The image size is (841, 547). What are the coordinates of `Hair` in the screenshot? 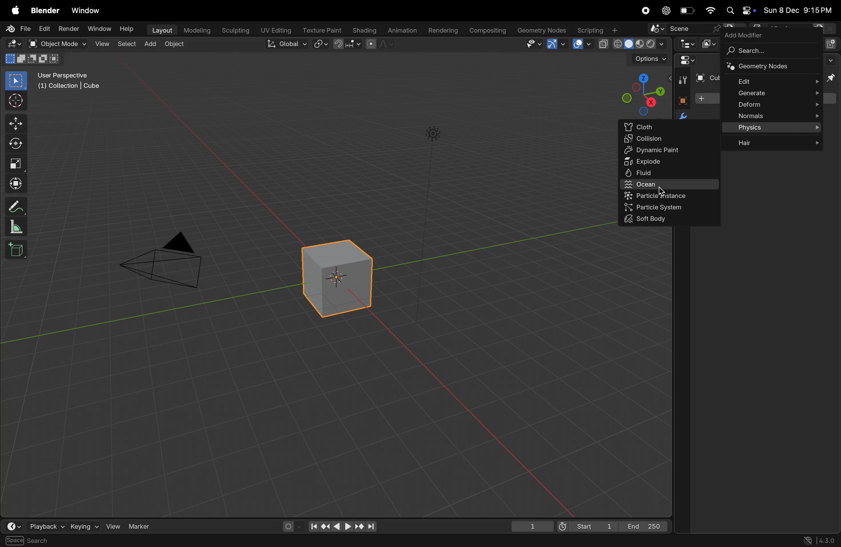 It's located at (774, 142).